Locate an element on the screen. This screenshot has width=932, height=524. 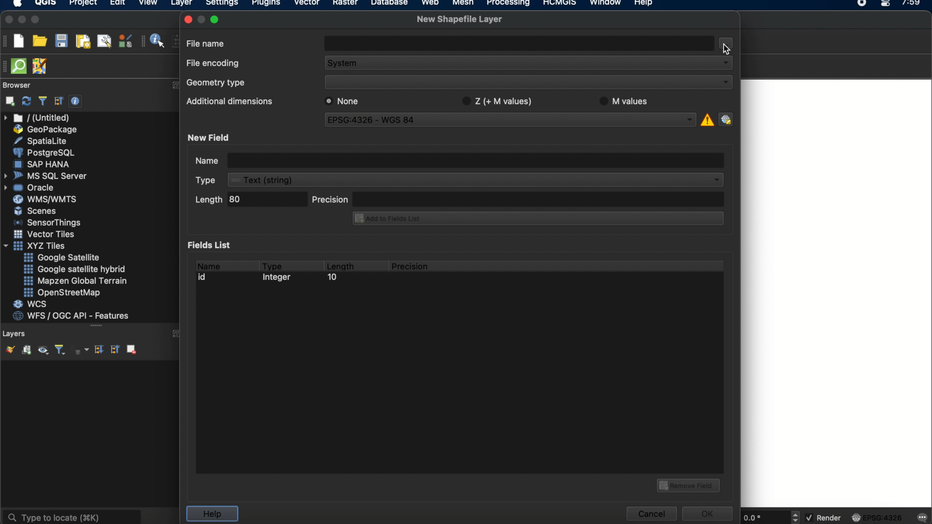
view is located at coordinates (148, 4).